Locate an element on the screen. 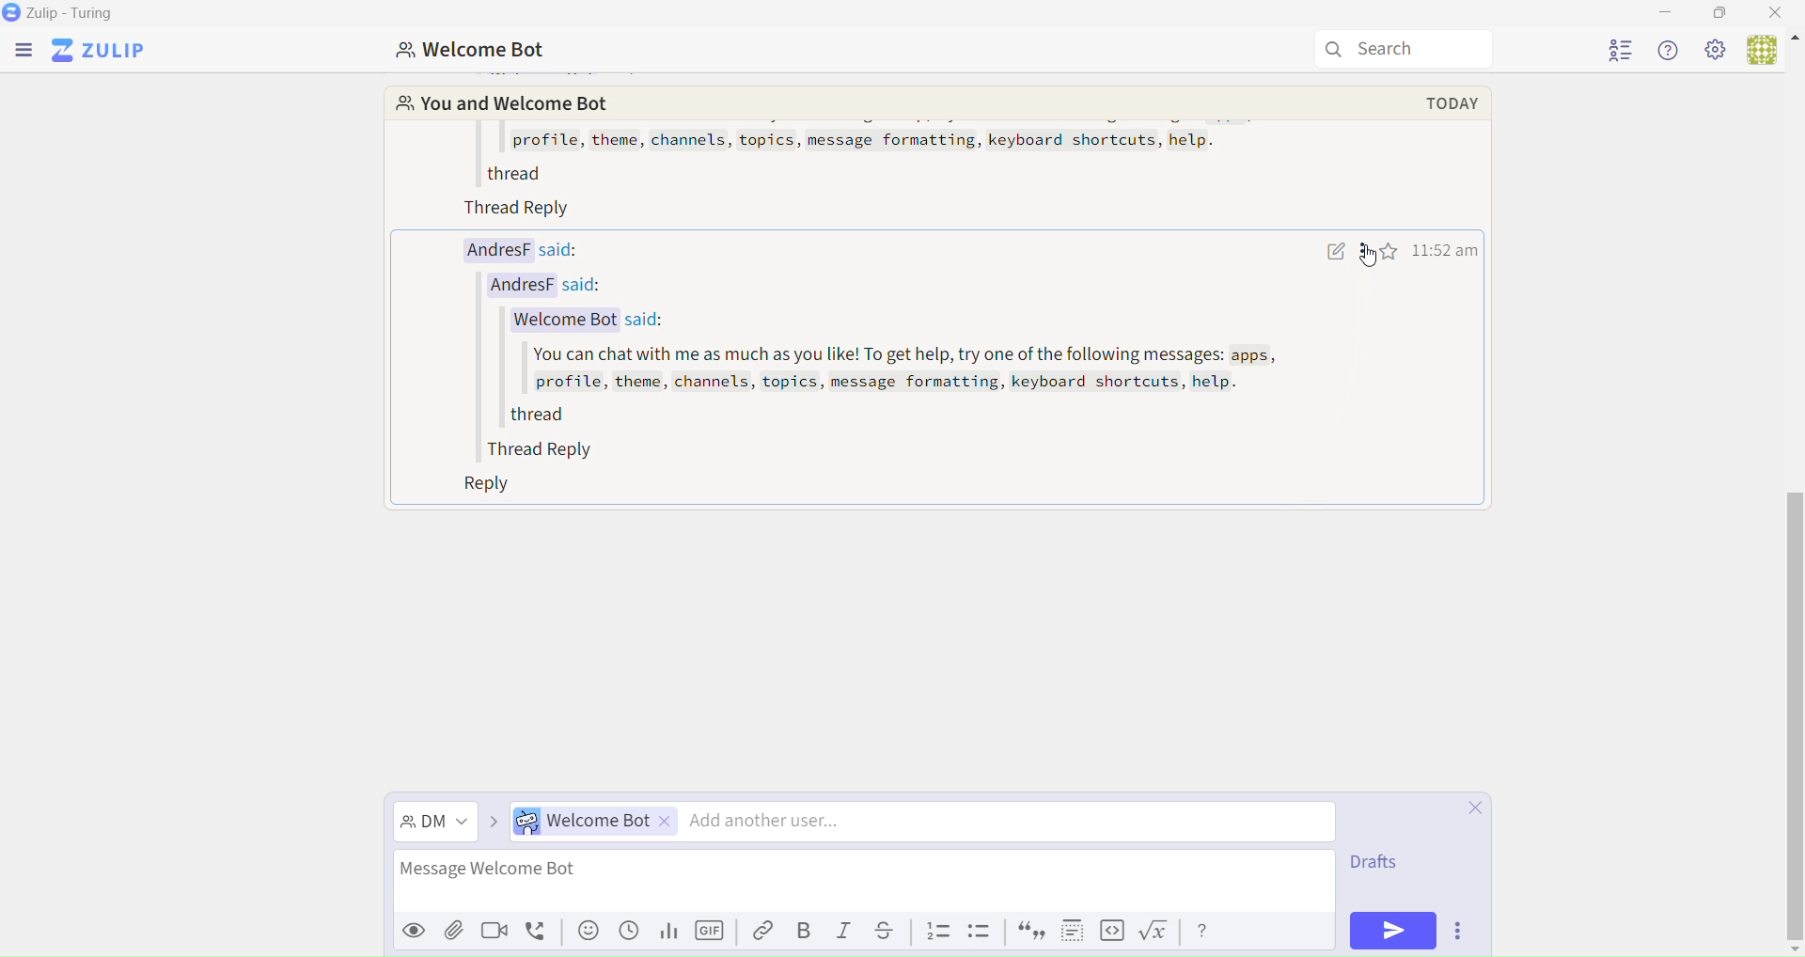 This screenshot has width=1805, height=957. cursor is located at coordinates (1371, 264).